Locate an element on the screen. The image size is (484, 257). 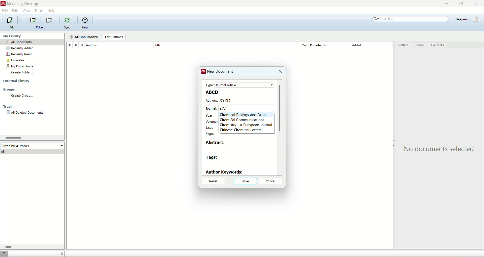
favorites is located at coordinates (69, 45).